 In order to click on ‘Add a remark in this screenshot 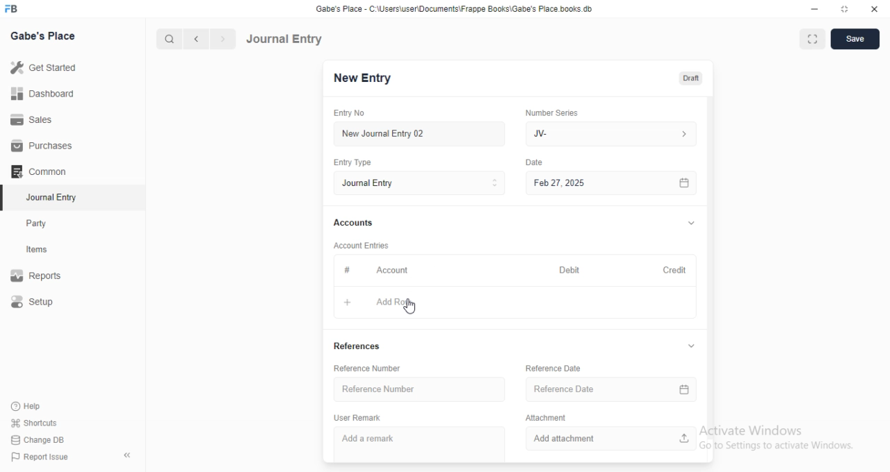, I will do `click(420, 441)`.